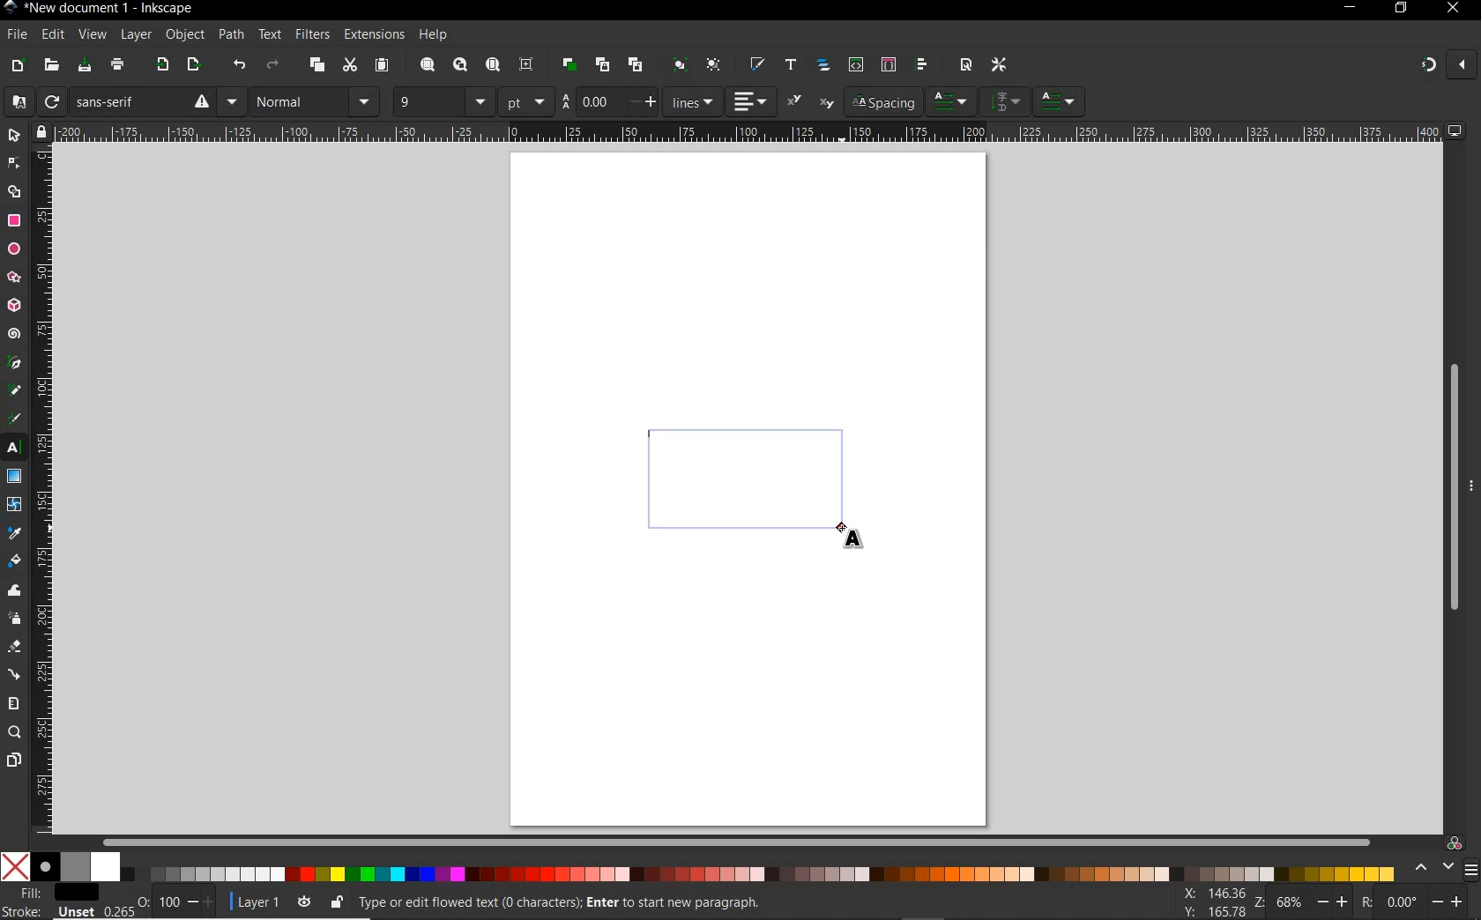 Image resolution: width=1481 pixels, height=920 pixels. I want to click on increase/decrease, so click(1449, 900).